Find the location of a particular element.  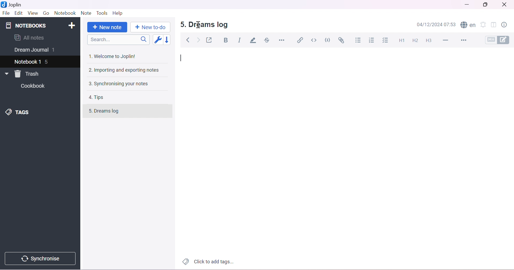

Dreams log is located at coordinates (109, 111).